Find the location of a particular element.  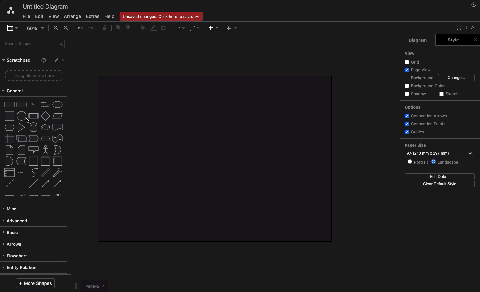

Arrows is located at coordinates (179, 28).